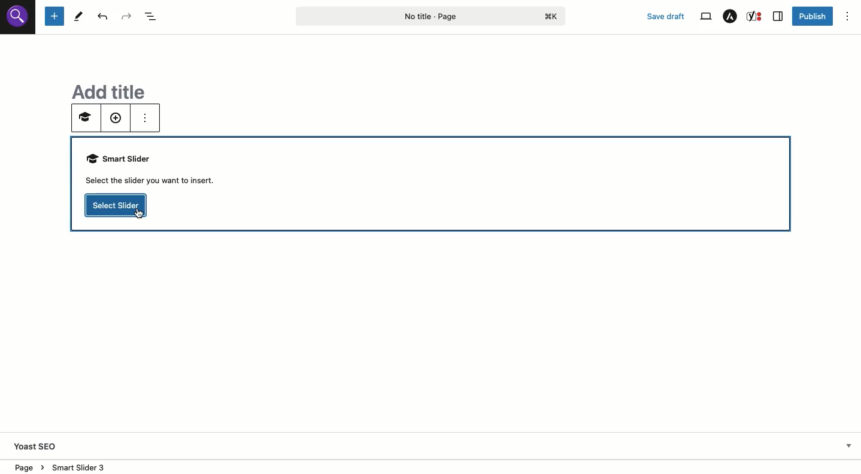 Image resolution: width=861 pixels, height=474 pixels. Describe the element at coordinates (847, 16) in the screenshot. I see `Options` at that location.